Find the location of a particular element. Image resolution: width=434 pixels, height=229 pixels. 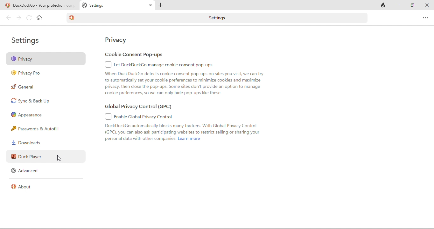

advanced is located at coordinates (27, 171).